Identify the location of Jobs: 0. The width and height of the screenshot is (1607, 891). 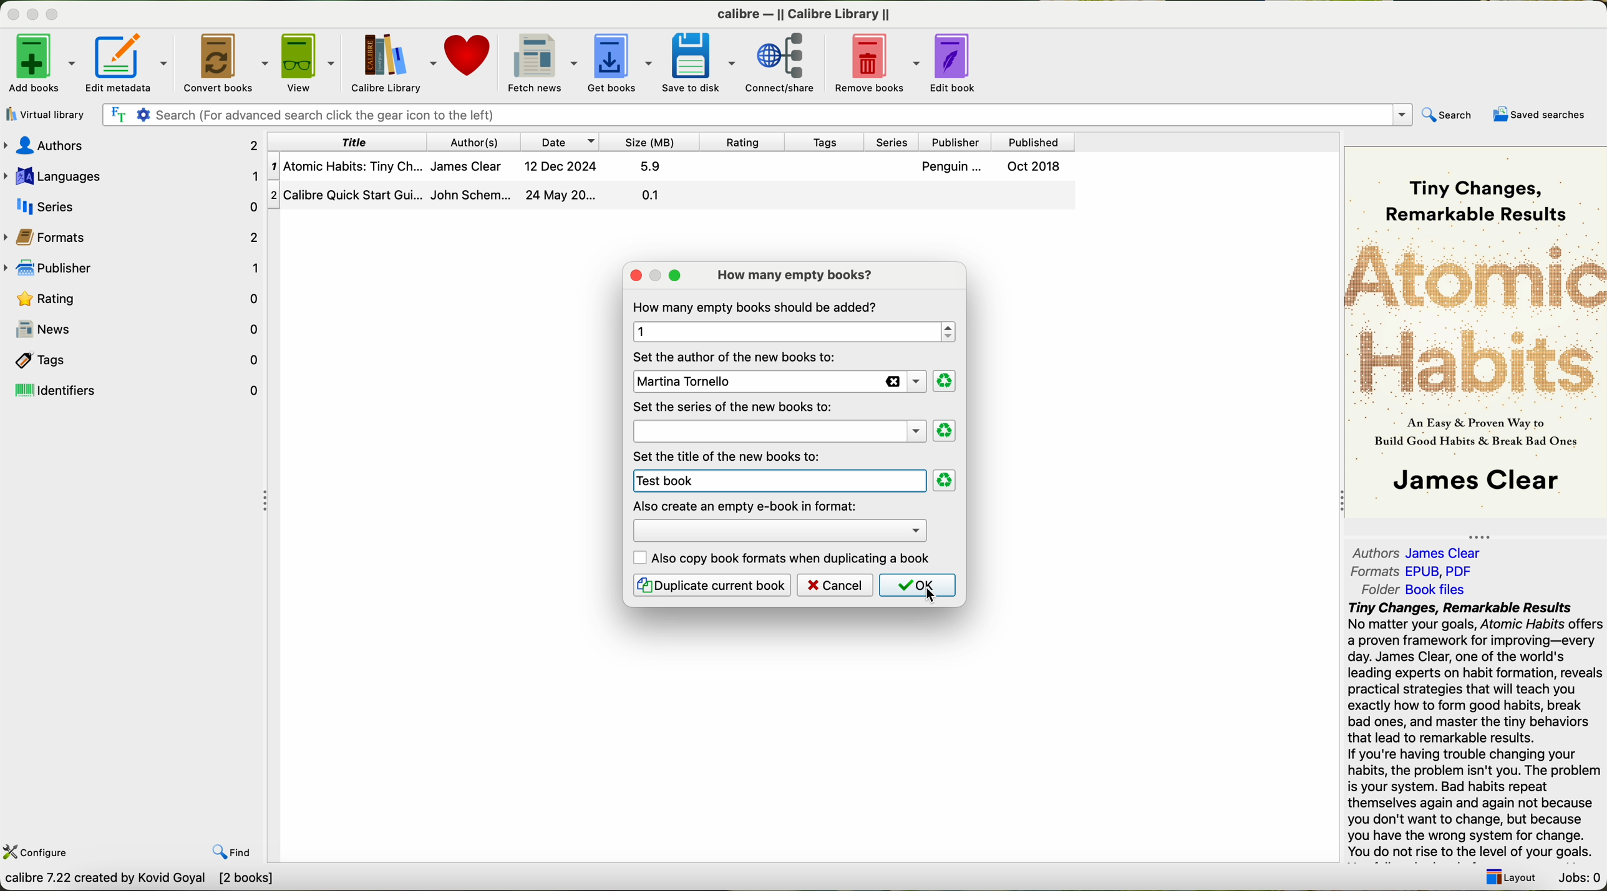
(1577, 879).